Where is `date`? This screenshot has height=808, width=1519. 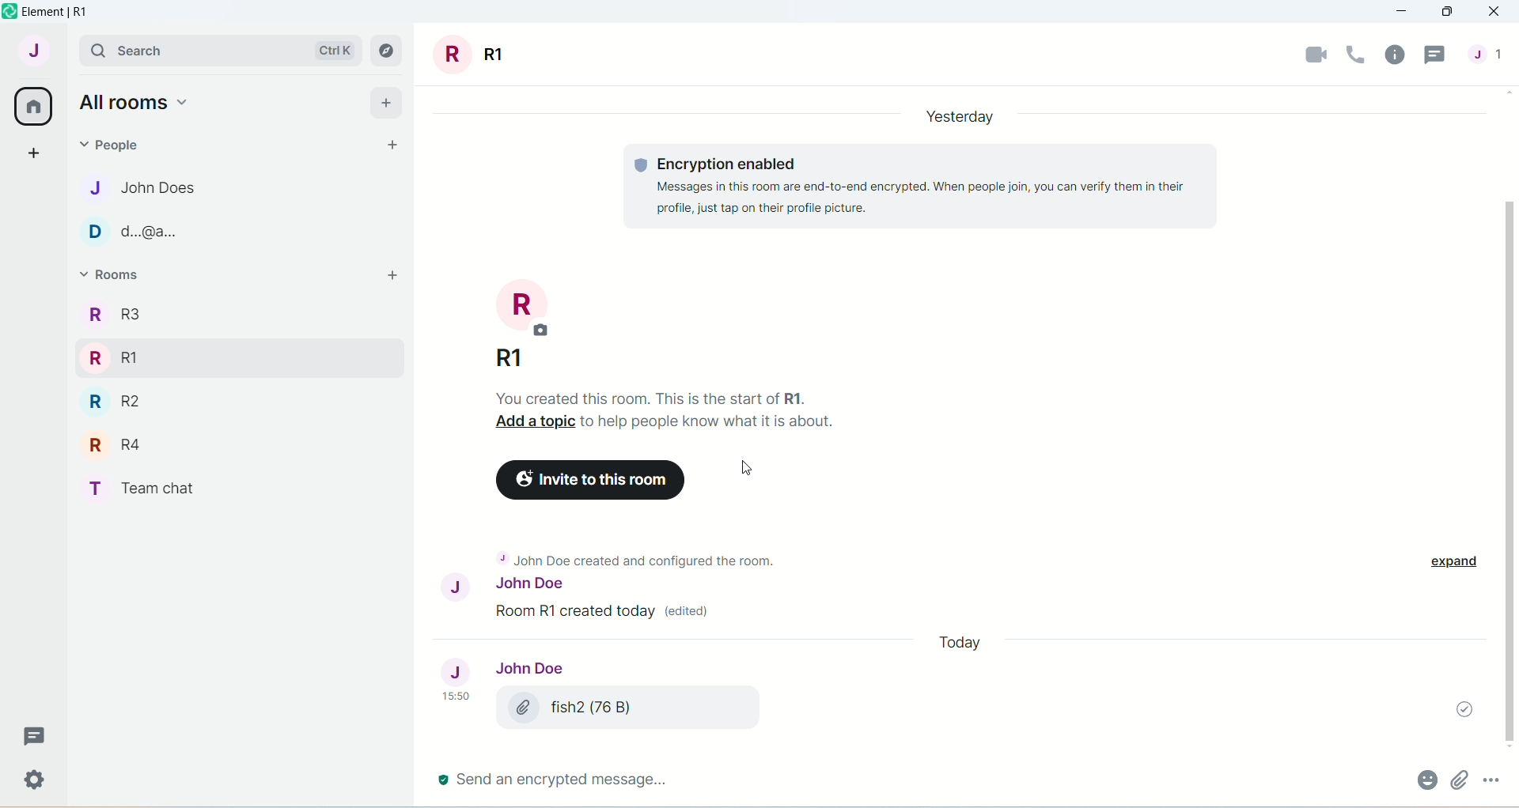 date is located at coordinates (956, 648).